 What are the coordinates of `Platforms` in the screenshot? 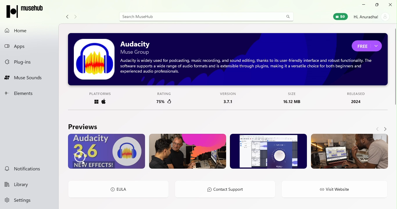 It's located at (103, 98).